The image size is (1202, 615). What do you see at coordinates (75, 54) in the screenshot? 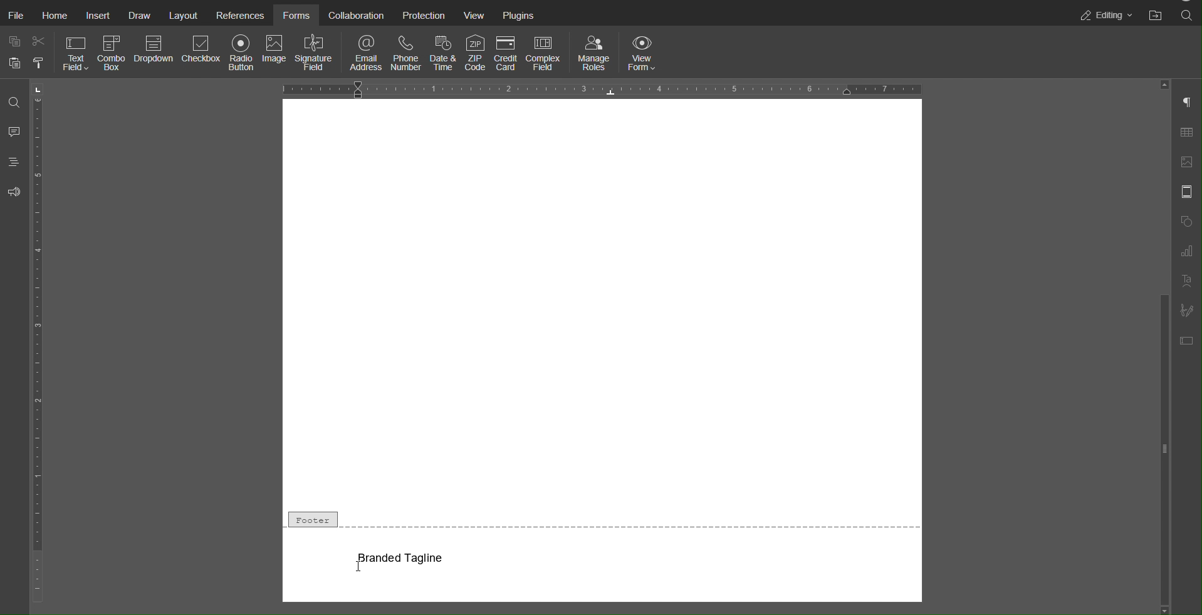
I see `Text Field` at bounding box center [75, 54].